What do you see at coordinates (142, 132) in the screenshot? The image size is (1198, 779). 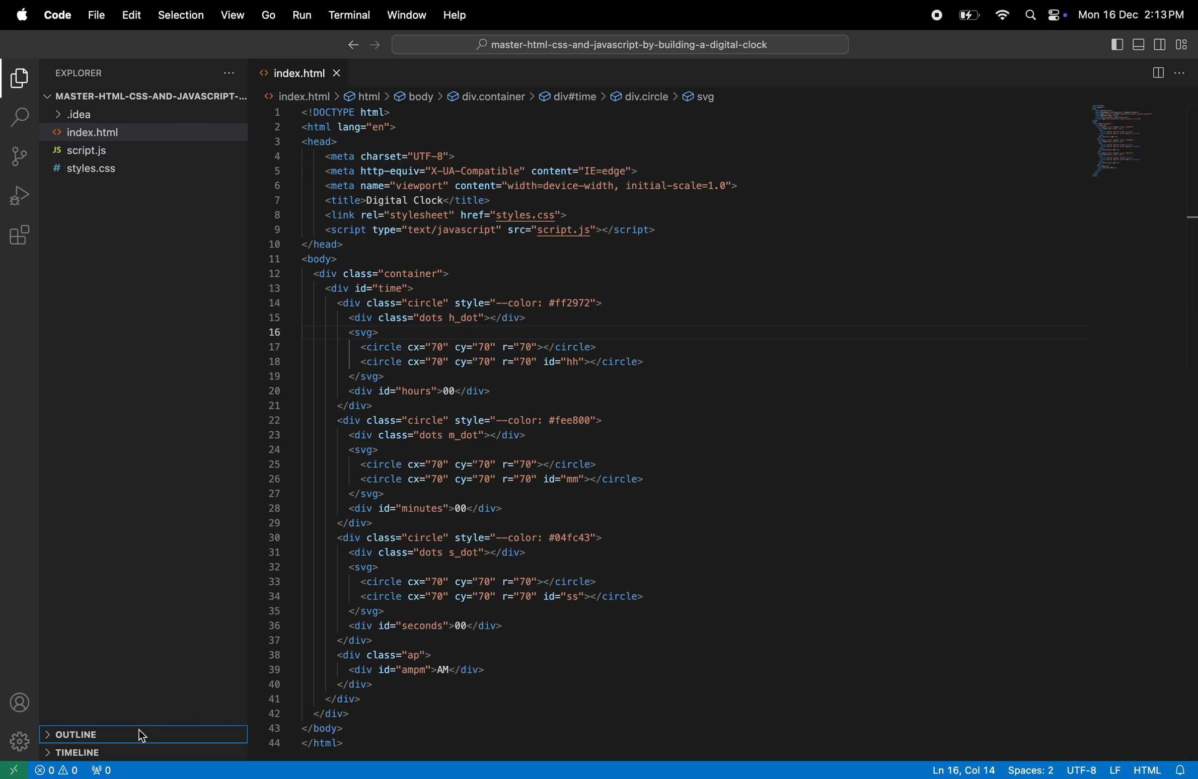 I see `index.html` at bounding box center [142, 132].